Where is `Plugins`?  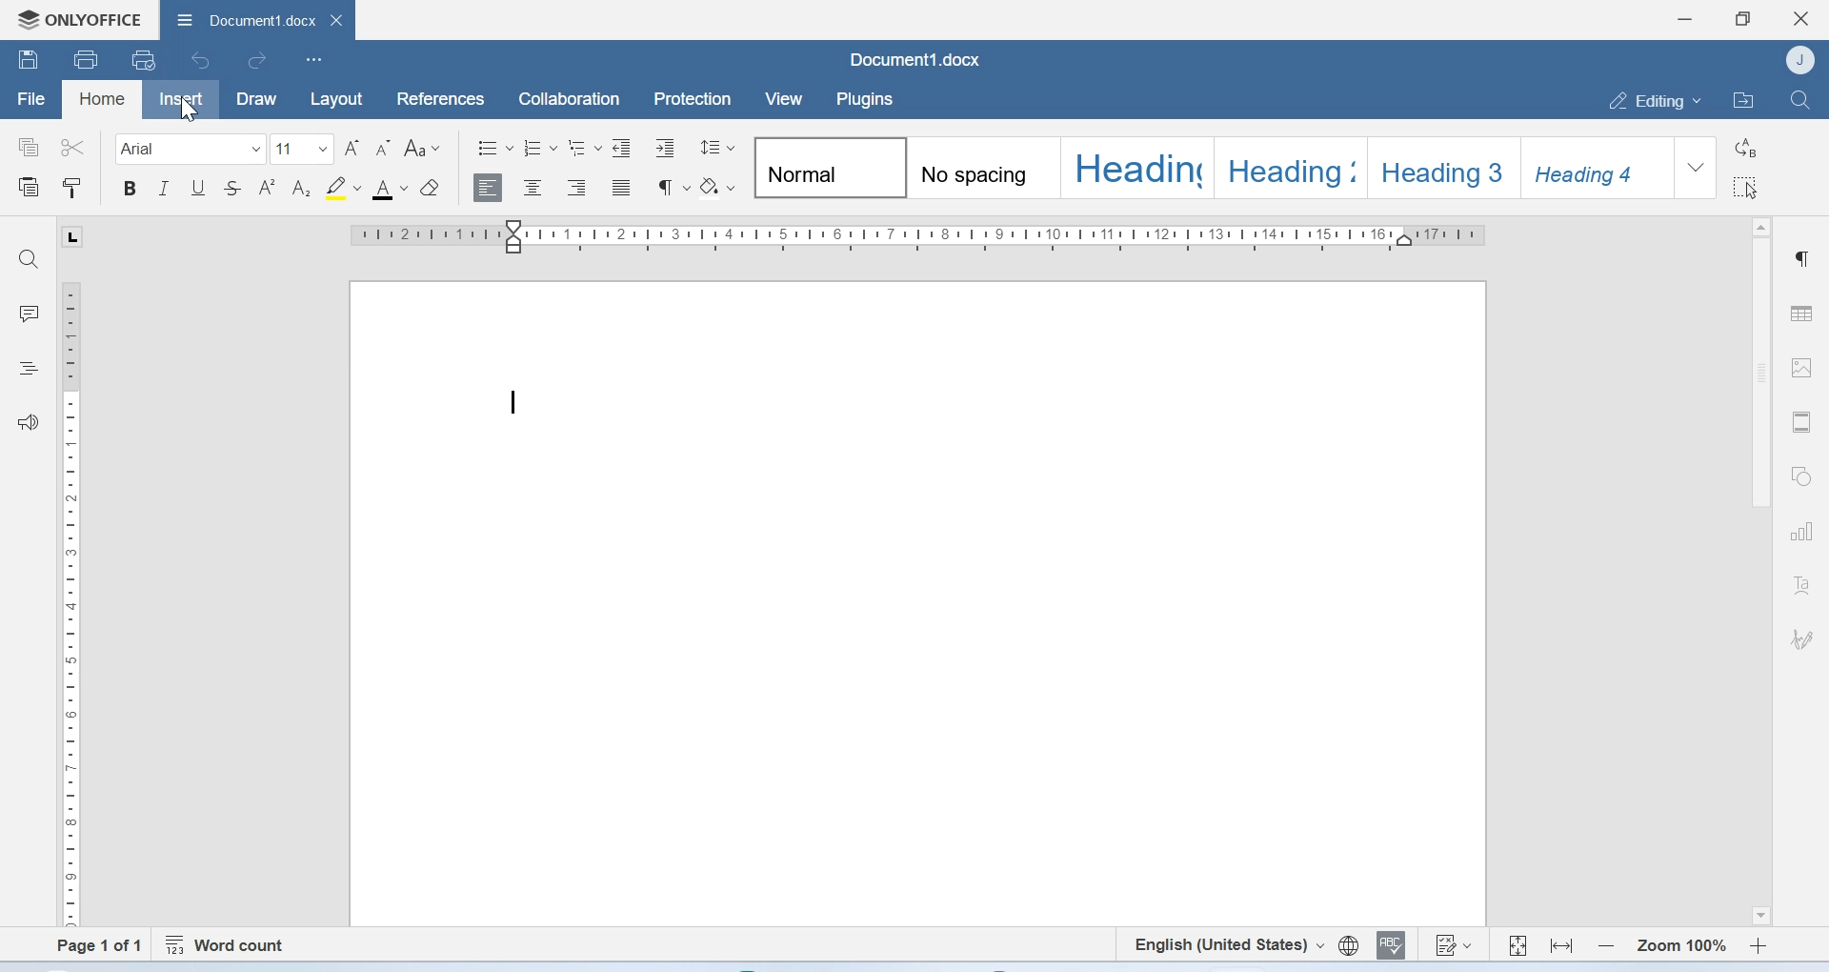
Plugins is located at coordinates (862, 96).